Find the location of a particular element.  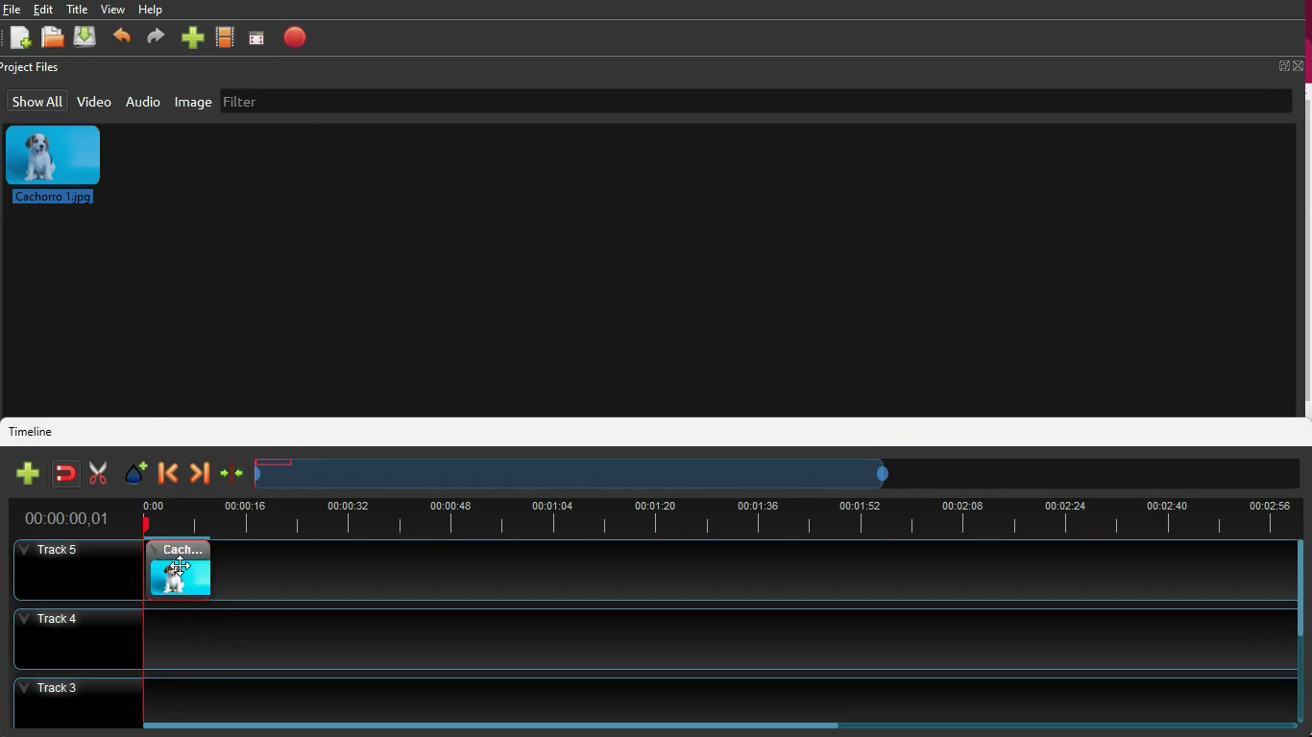

forward is located at coordinates (199, 473).